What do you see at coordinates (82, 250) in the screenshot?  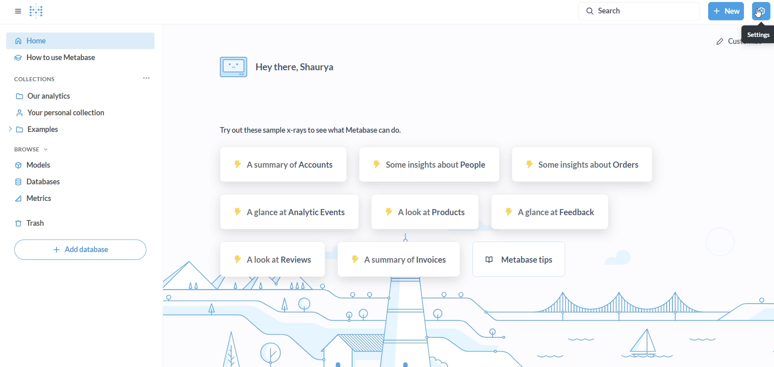 I see `+ Add database` at bounding box center [82, 250].